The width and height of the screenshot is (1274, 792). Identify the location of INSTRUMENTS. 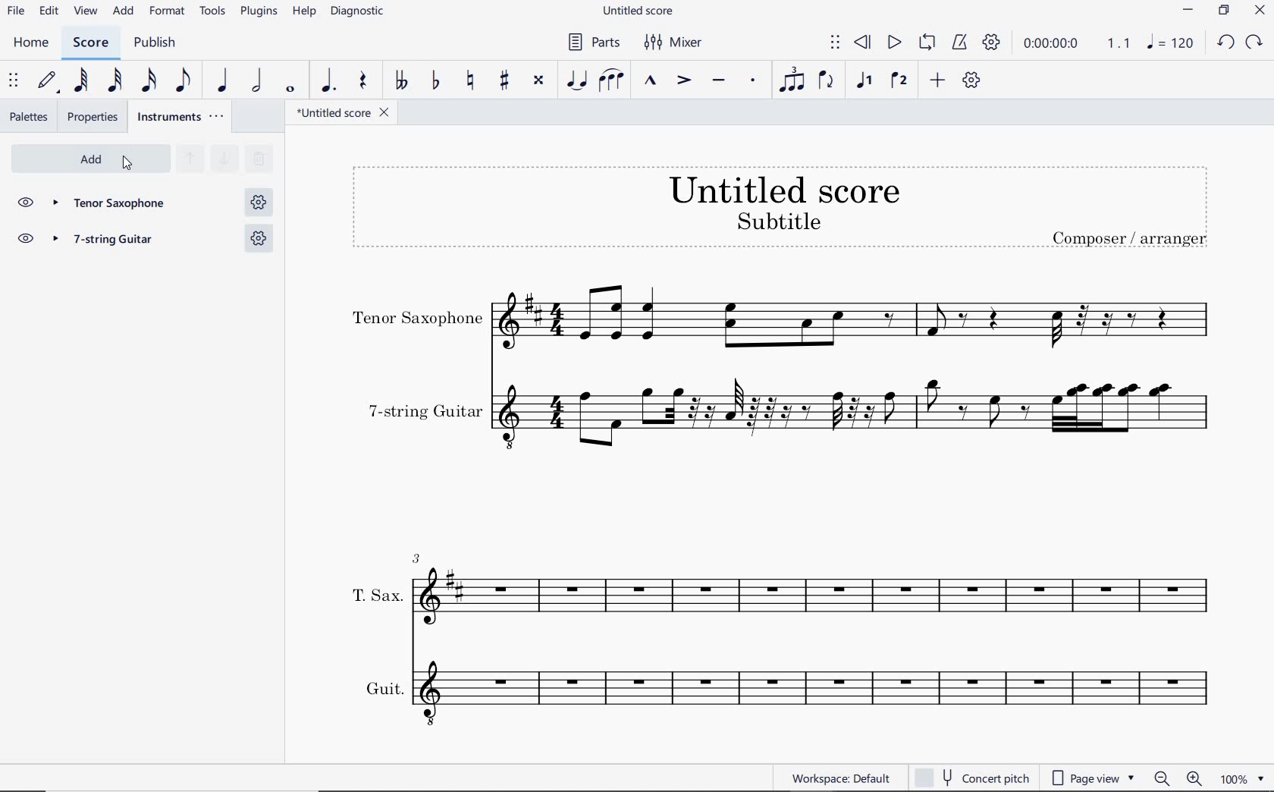
(182, 116).